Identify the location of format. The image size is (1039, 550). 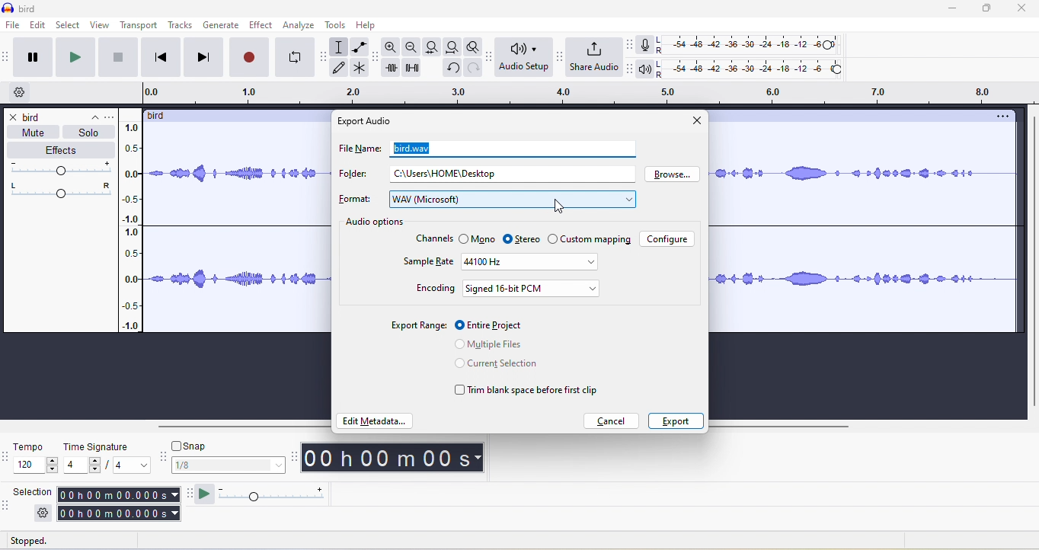
(356, 200).